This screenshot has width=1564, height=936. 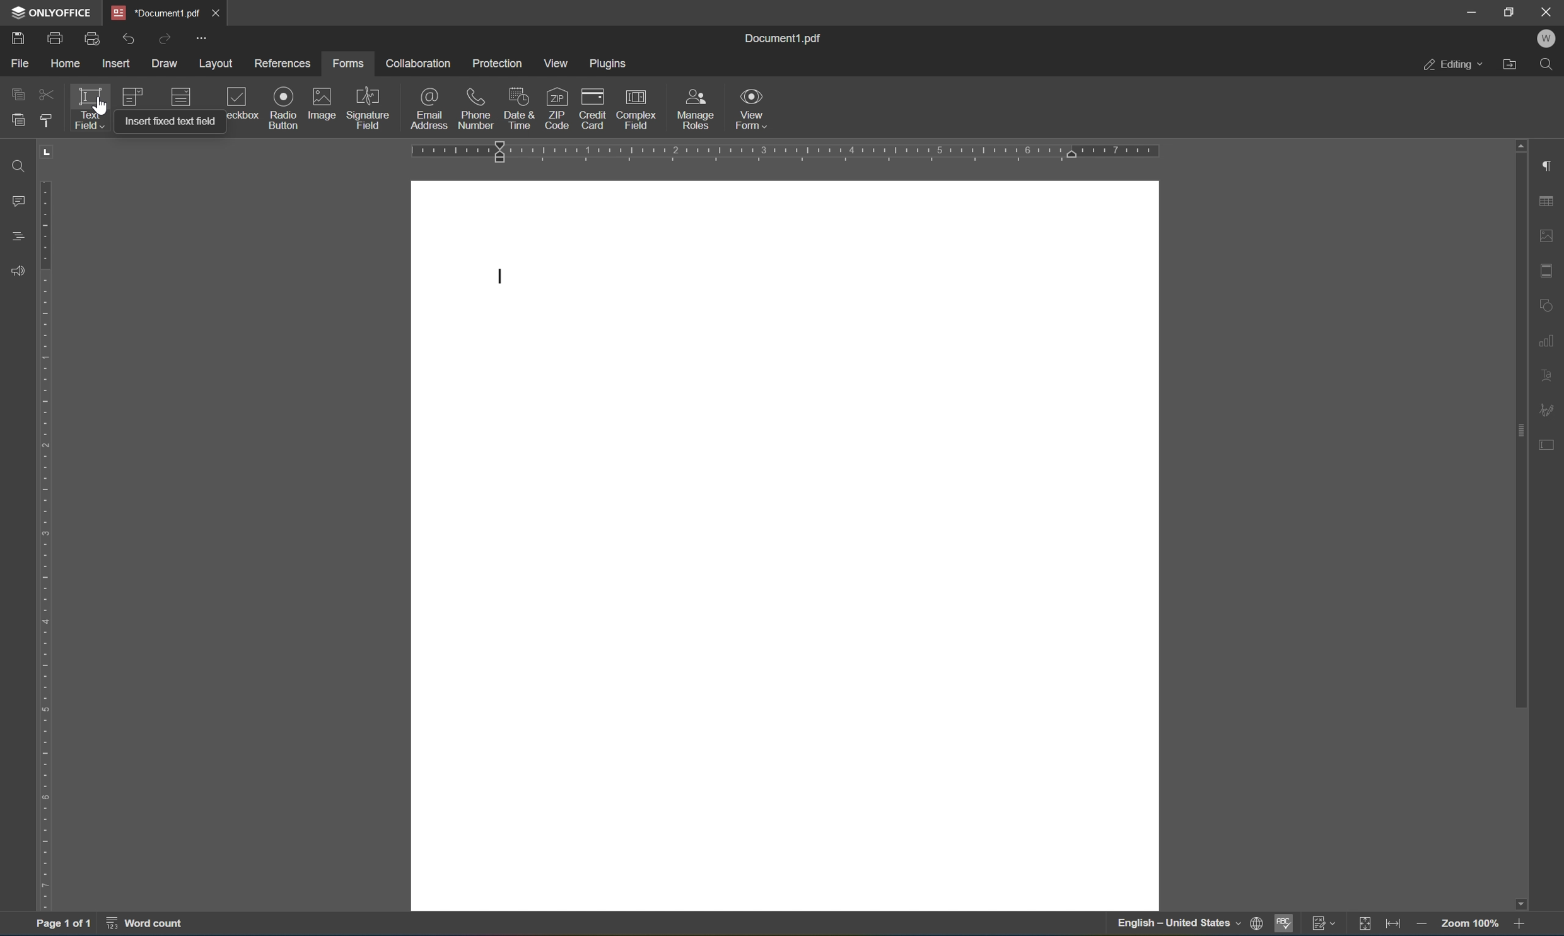 What do you see at coordinates (19, 40) in the screenshot?
I see `save` at bounding box center [19, 40].